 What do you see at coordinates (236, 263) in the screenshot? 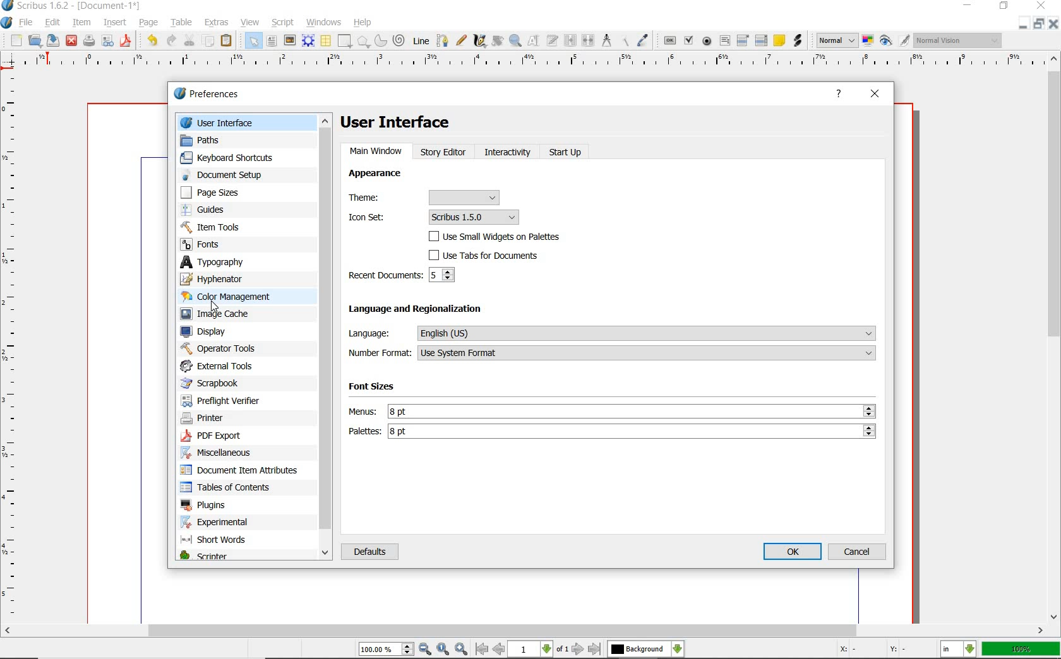
I see `typography` at bounding box center [236, 263].